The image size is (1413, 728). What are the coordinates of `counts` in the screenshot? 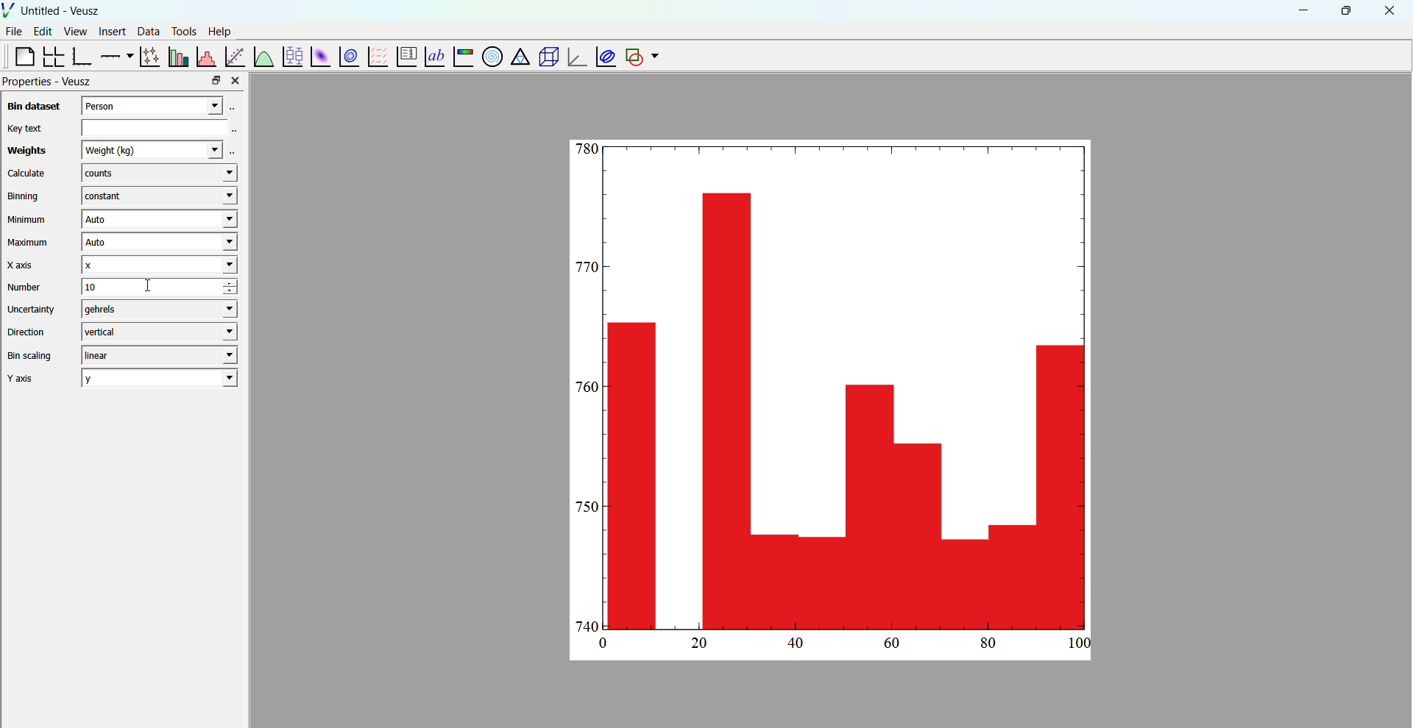 It's located at (158, 174).